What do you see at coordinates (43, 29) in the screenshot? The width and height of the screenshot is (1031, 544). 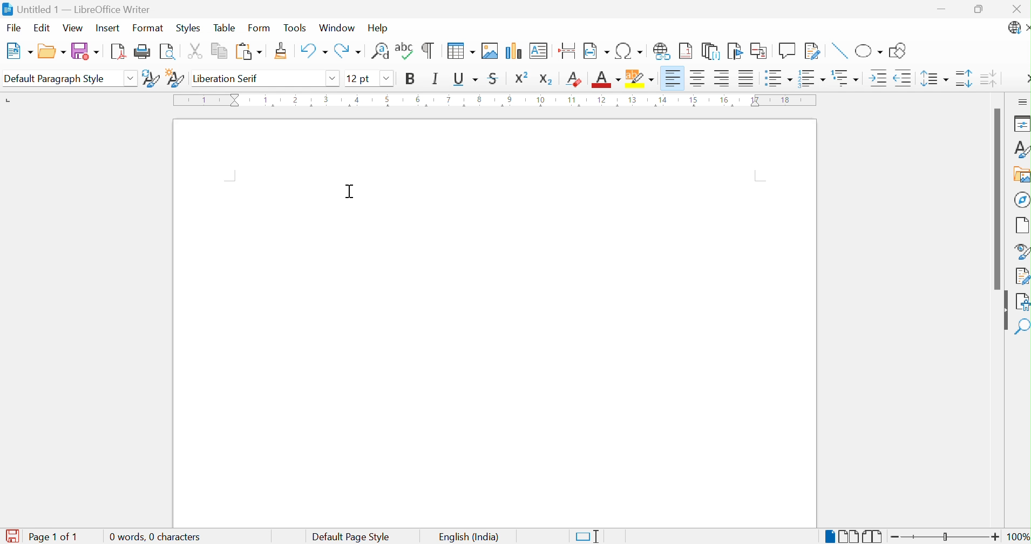 I see `Edit` at bounding box center [43, 29].